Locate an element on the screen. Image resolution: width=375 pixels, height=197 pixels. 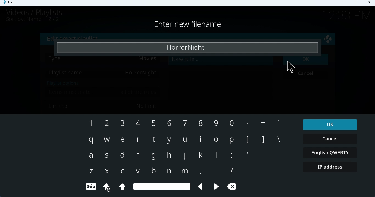
Minimize is located at coordinates (346, 4).